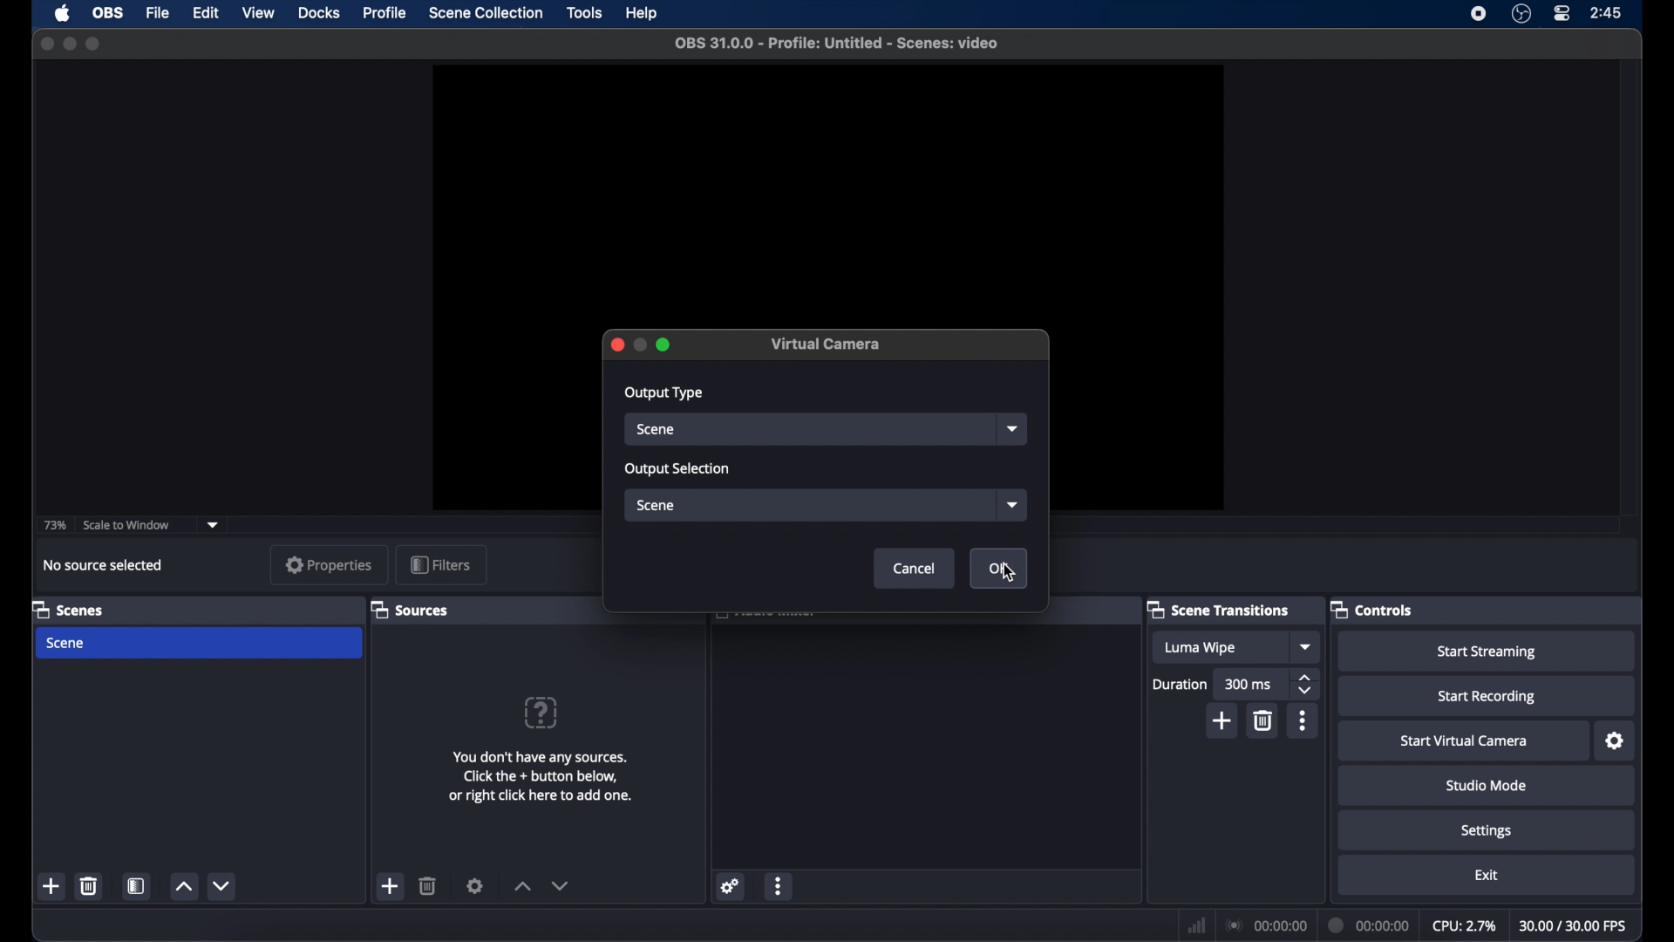  Describe the element at coordinates (1303, 720) in the screenshot. I see `more options` at that location.